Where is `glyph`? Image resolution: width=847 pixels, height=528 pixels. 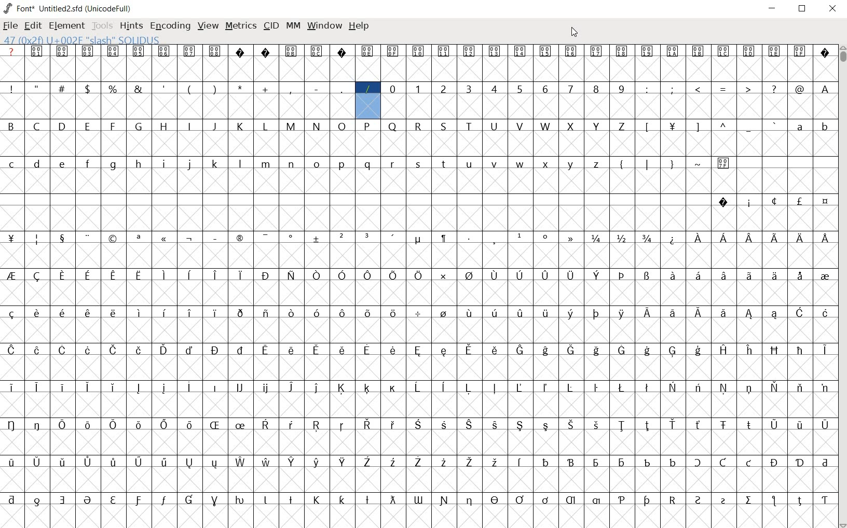 glyph is located at coordinates (343, 350).